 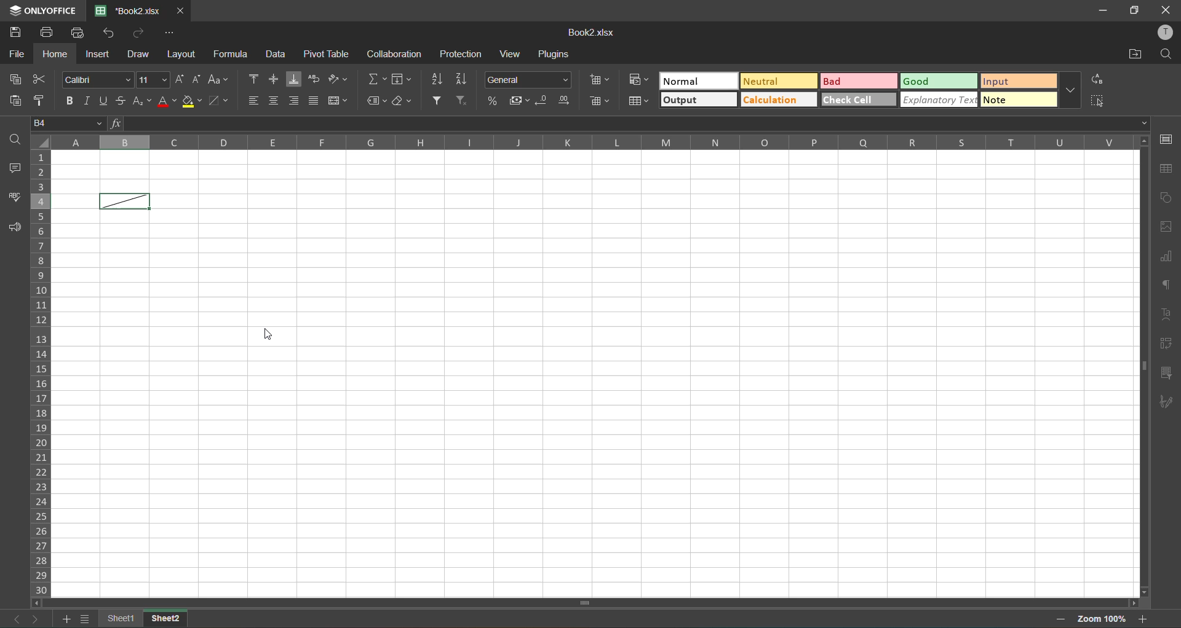 I want to click on only office, so click(x=42, y=9).